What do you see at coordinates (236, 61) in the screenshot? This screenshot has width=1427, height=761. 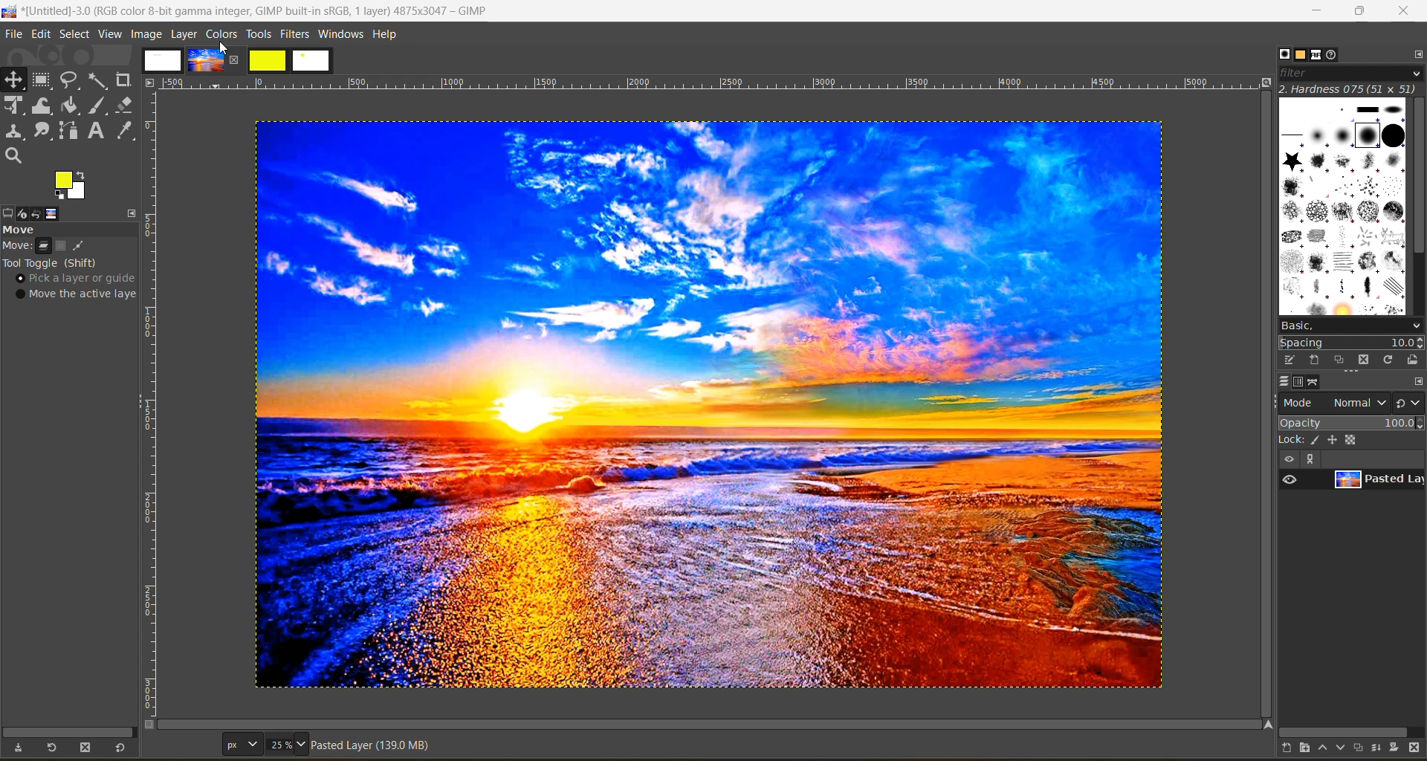 I see `images` at bounding box center [236, 61].